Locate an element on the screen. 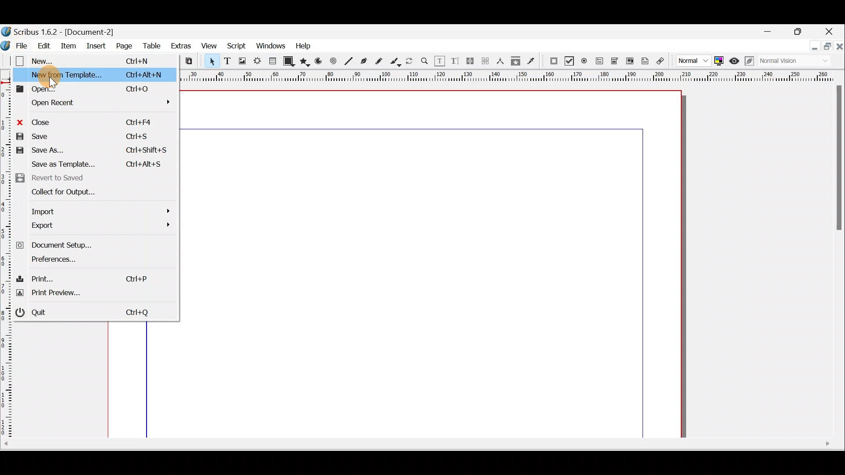  Open recent is located at coordinates (96, 105).